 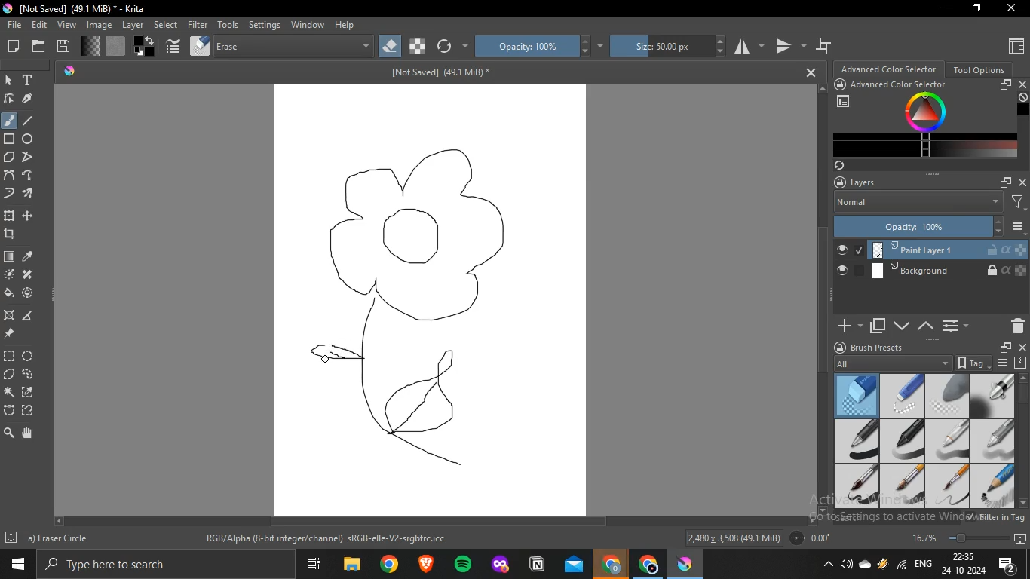 I want to click on basic 3 flow, so click(x=948, y=440).